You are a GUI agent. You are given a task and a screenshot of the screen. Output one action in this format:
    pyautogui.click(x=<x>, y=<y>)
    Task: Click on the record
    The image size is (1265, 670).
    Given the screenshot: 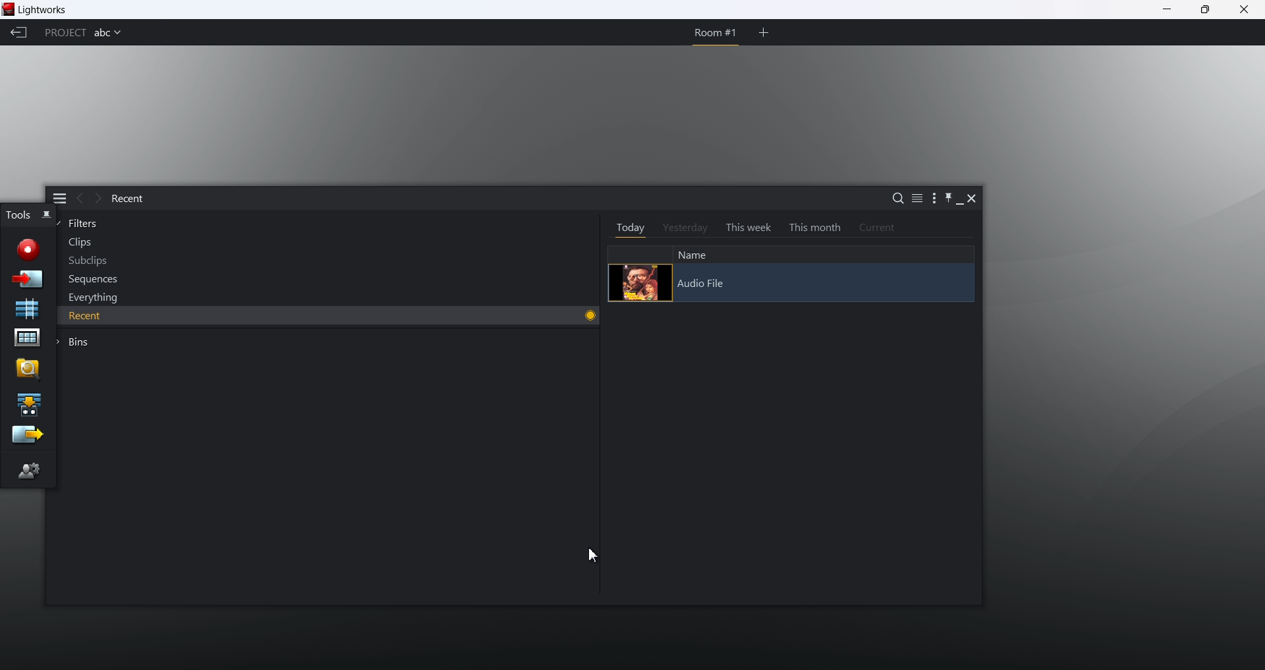 What is the action you would take?
    pyautogui.click(x=28, y=247)
    